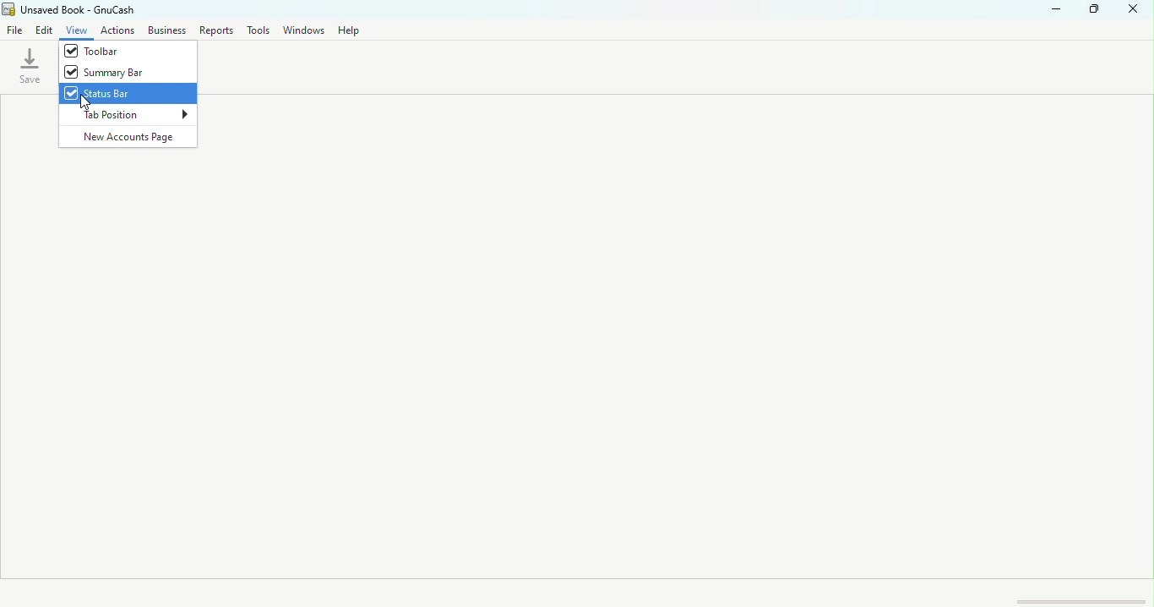 The image size is (1154, 607). What do you see at coordinates (34, 68) in the screenshot?
I see `save` at bounding box center [34, 68].